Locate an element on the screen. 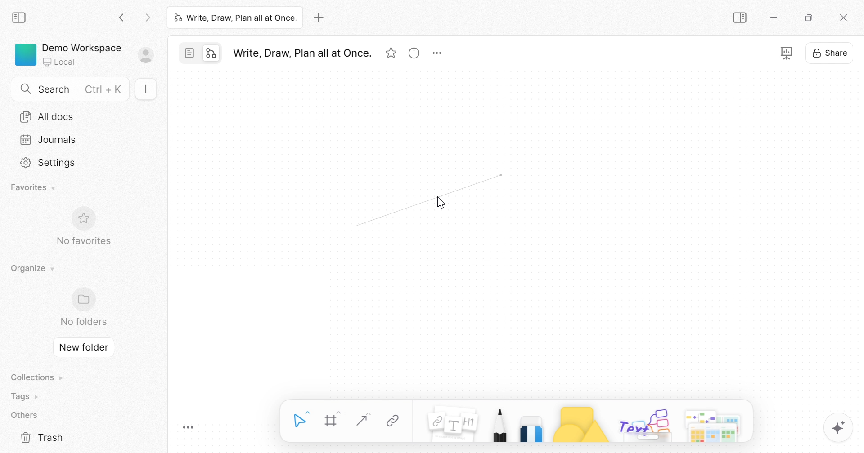 This screenshot has width=864, height=453. Search is located at coordinates (54, 89).